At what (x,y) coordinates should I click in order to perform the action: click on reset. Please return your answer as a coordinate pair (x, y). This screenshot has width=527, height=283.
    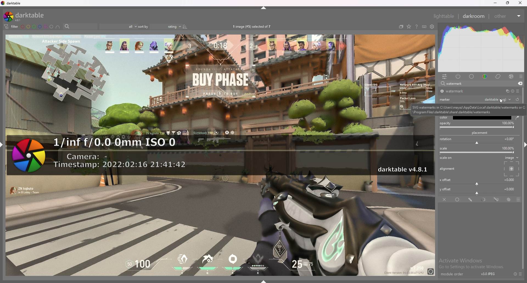
    Looking at the image, I should click on (515, 274).